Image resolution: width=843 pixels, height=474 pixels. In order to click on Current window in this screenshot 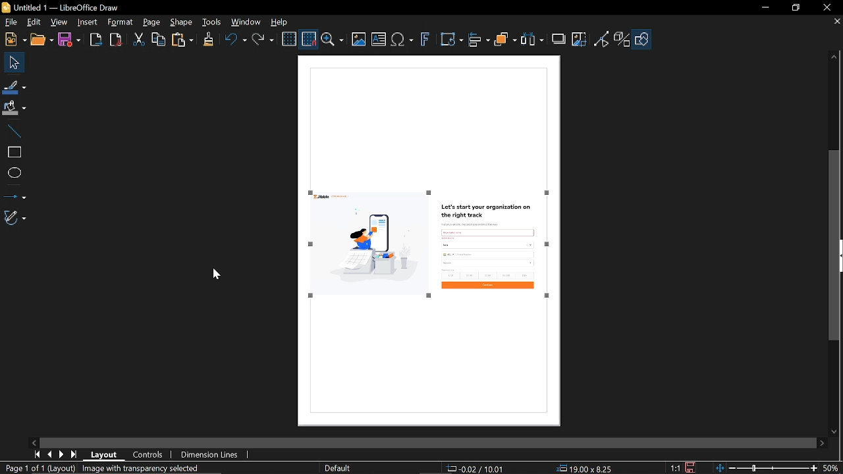, I will do `click(76, 7)`.